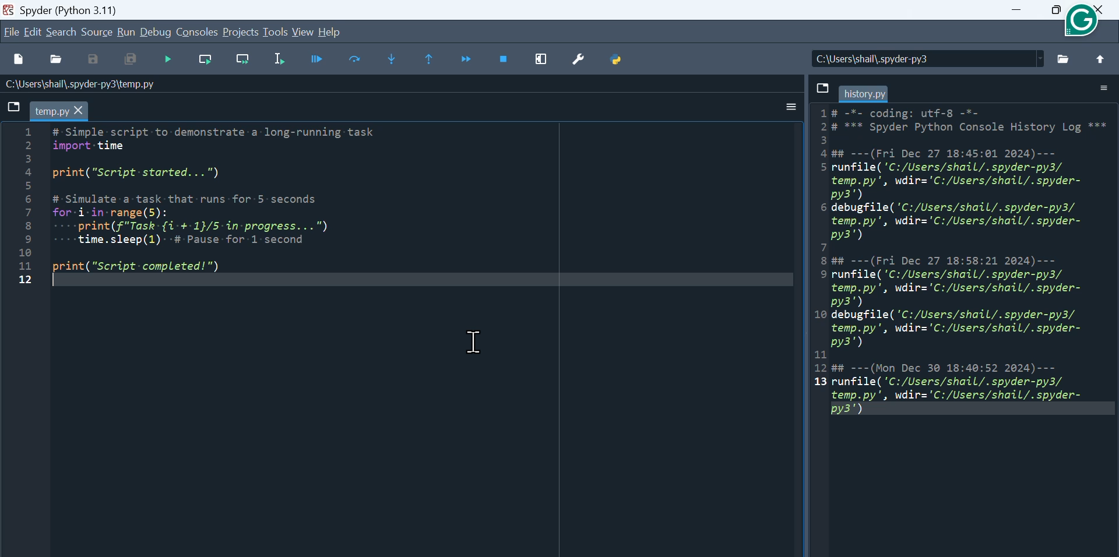  I want to click on help, so click(330, 31).